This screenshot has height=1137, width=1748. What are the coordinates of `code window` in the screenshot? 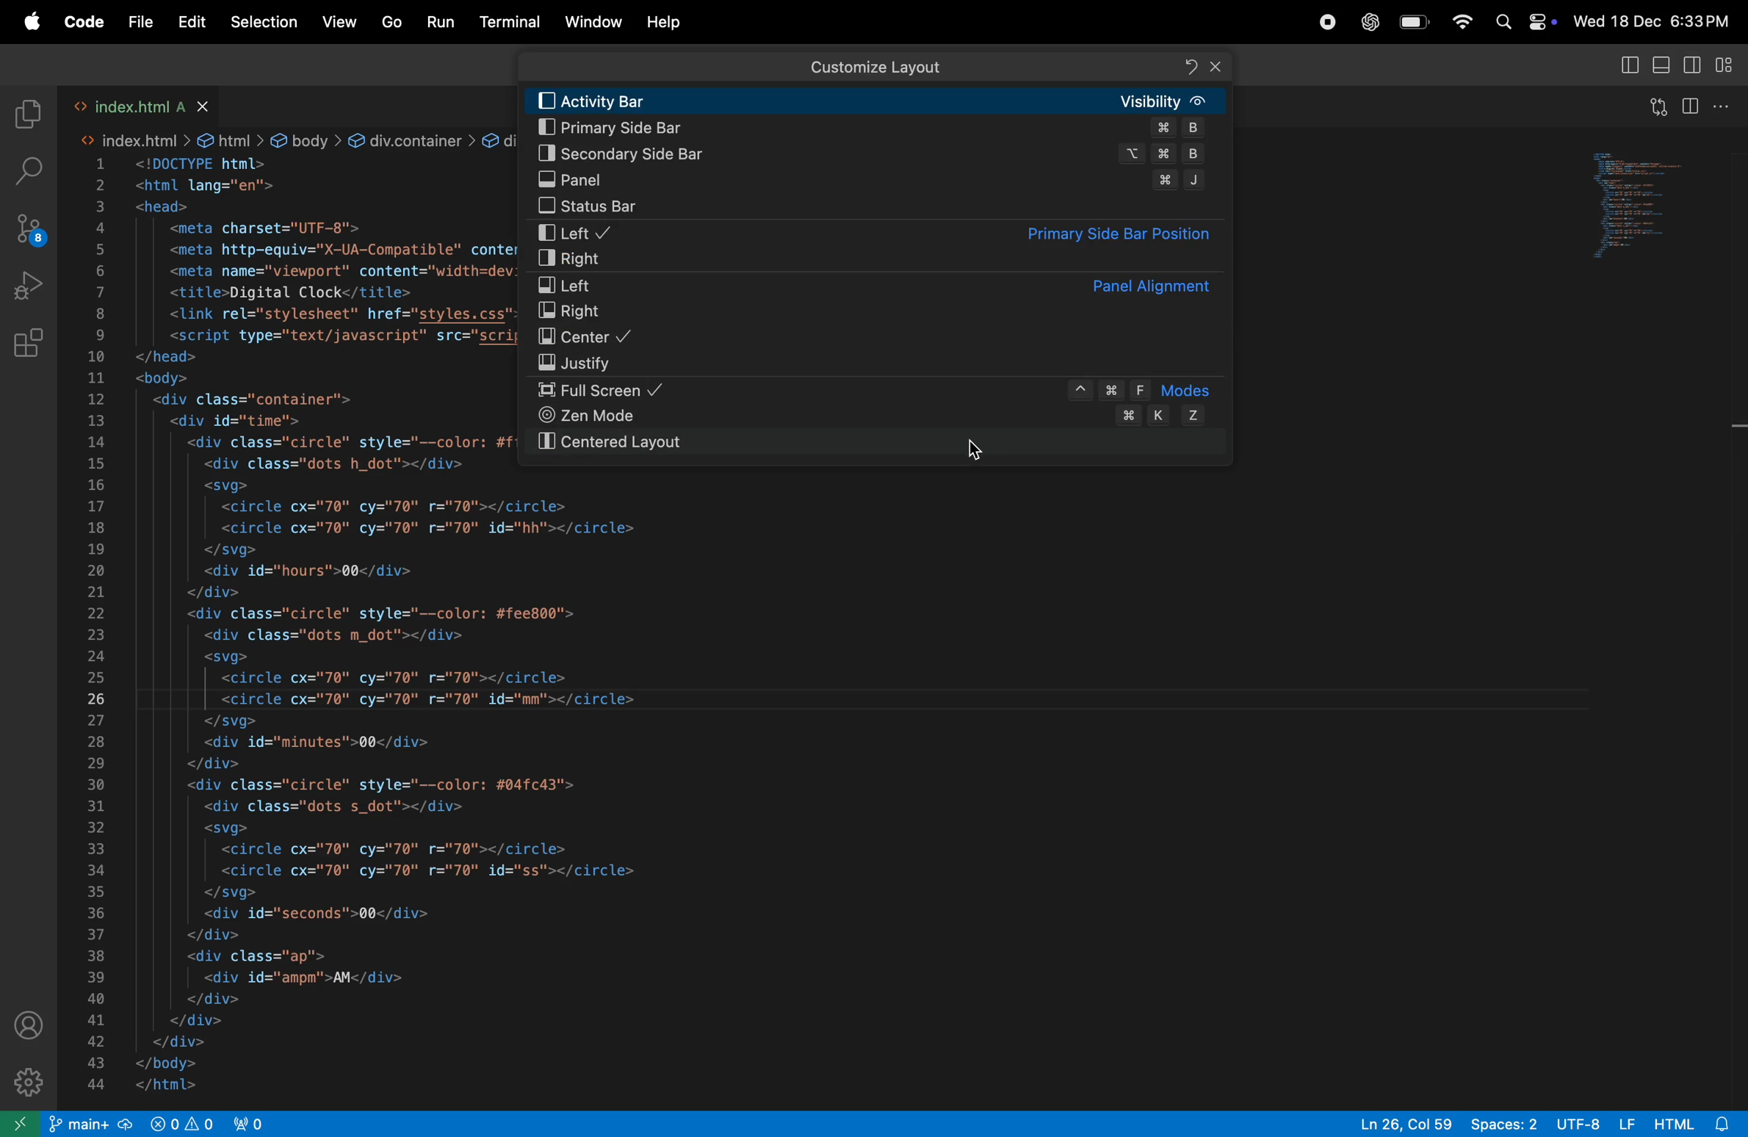 It's located at (1656, 204).